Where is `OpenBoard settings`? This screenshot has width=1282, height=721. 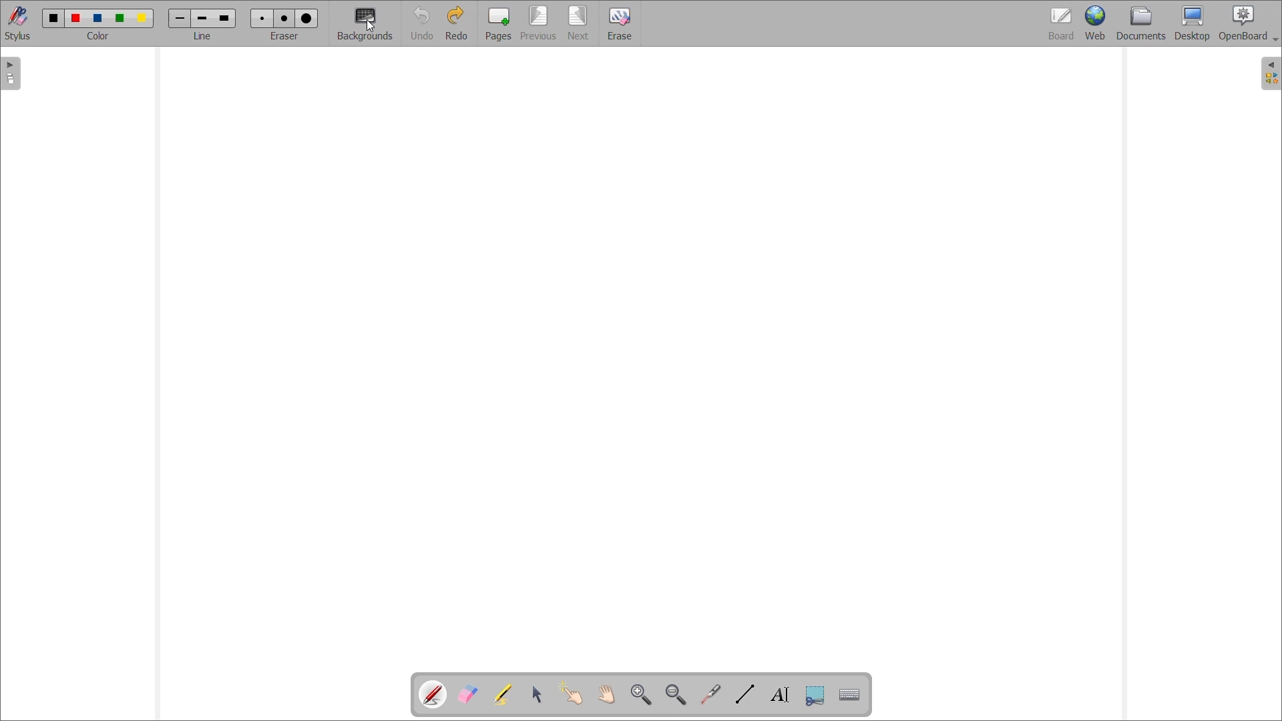
OpenBoard settings is located at coordinates (1249, 23).